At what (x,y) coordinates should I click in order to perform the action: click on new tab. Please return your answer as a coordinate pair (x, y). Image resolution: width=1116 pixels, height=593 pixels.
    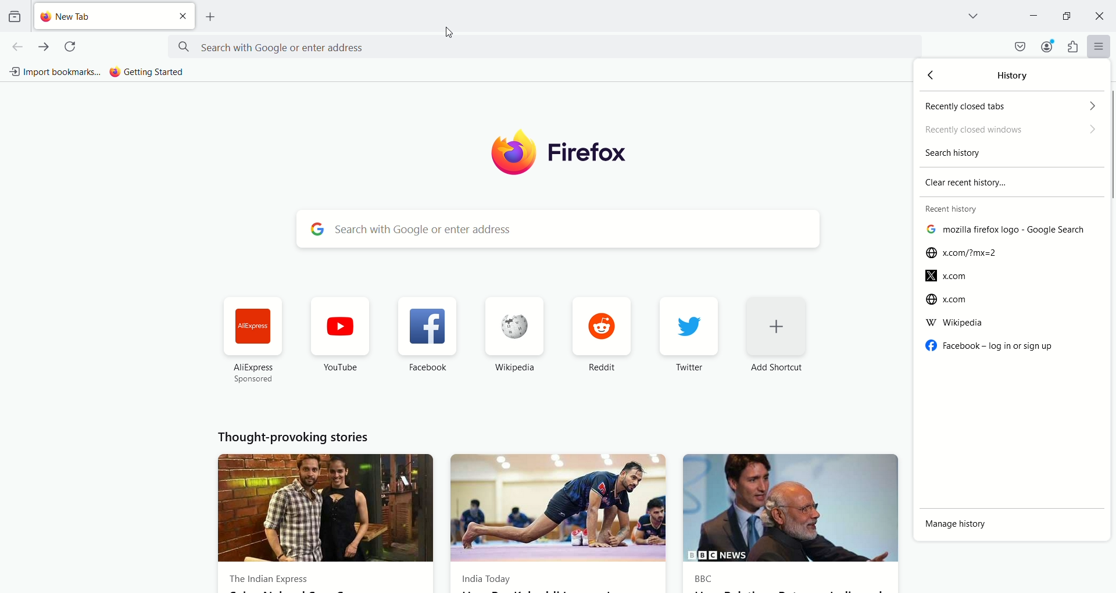
    Looking at the image, I should click on (100, 16).